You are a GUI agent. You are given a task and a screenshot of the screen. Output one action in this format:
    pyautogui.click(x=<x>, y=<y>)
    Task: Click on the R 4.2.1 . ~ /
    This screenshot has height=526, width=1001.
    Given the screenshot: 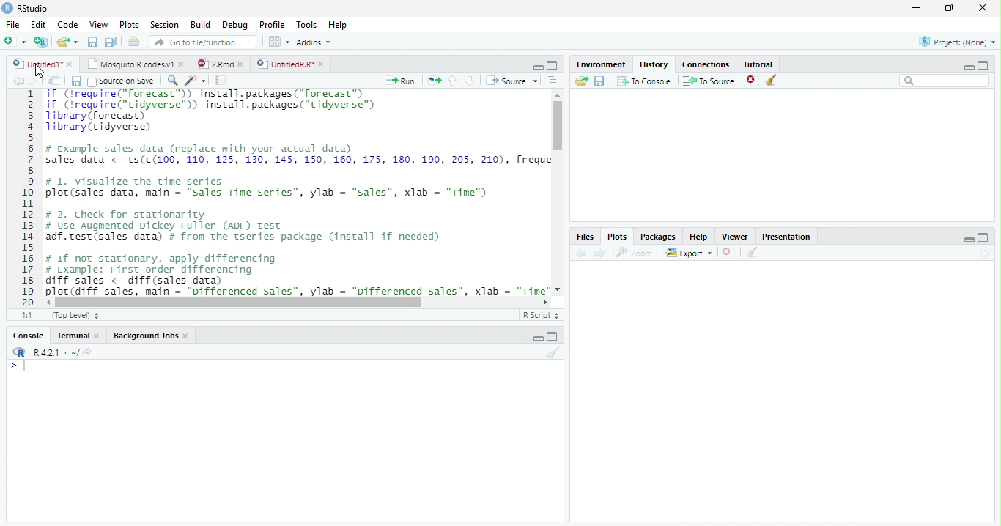 What is the action you would take?
    pyautogui.click(x=56, y=353)
    